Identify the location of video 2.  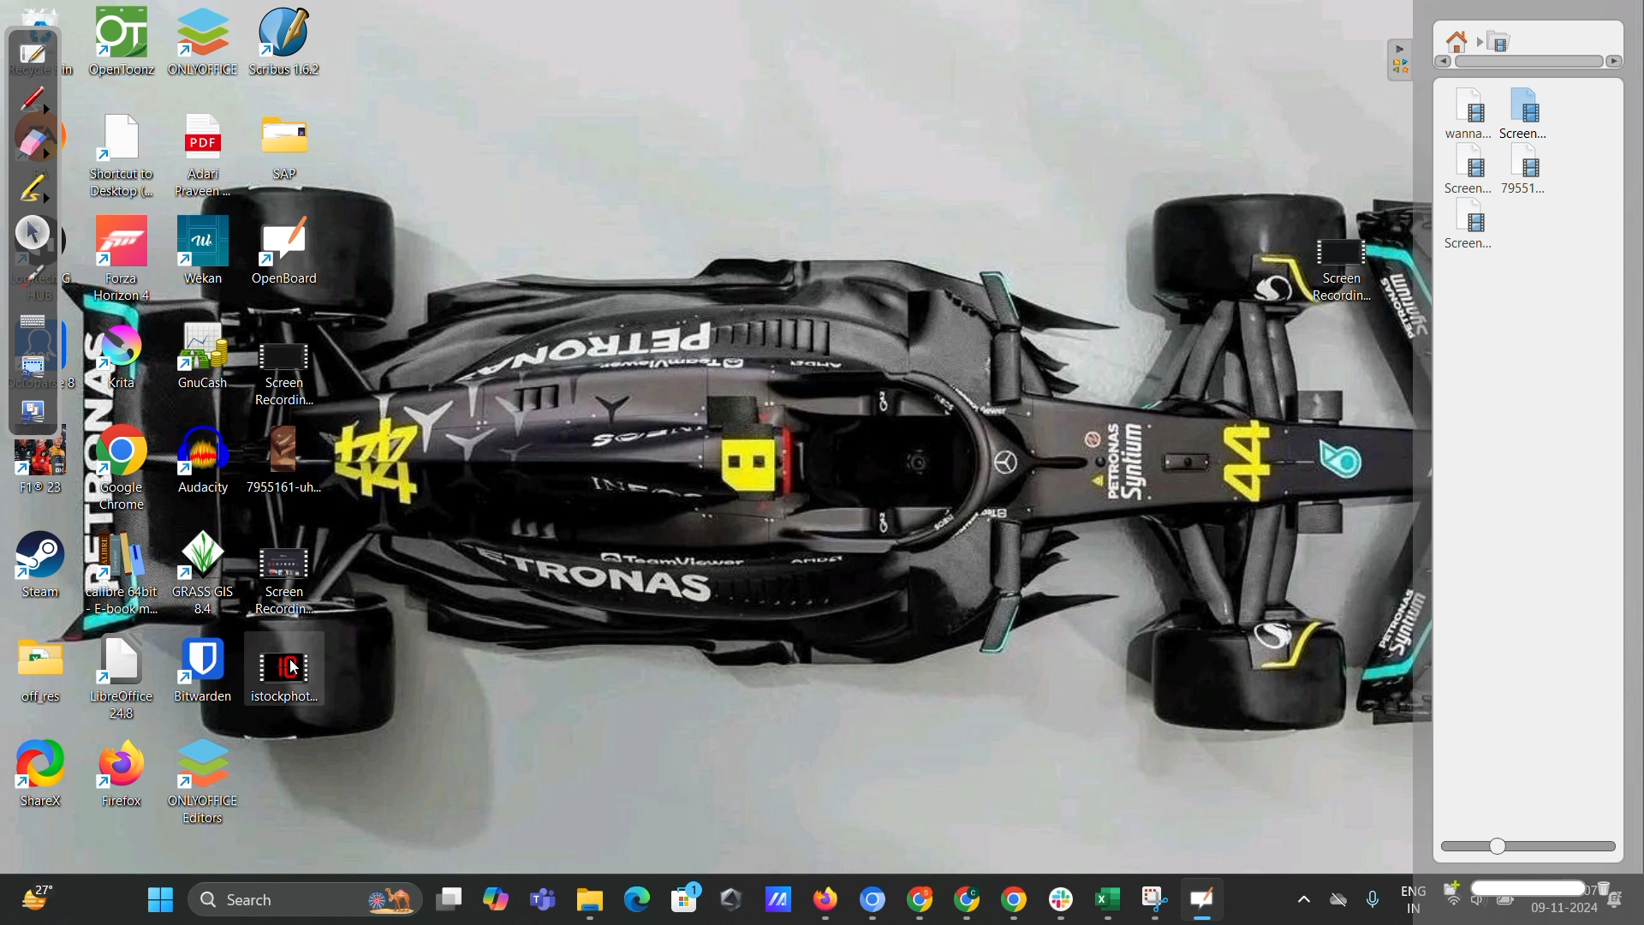
(1537, 116).